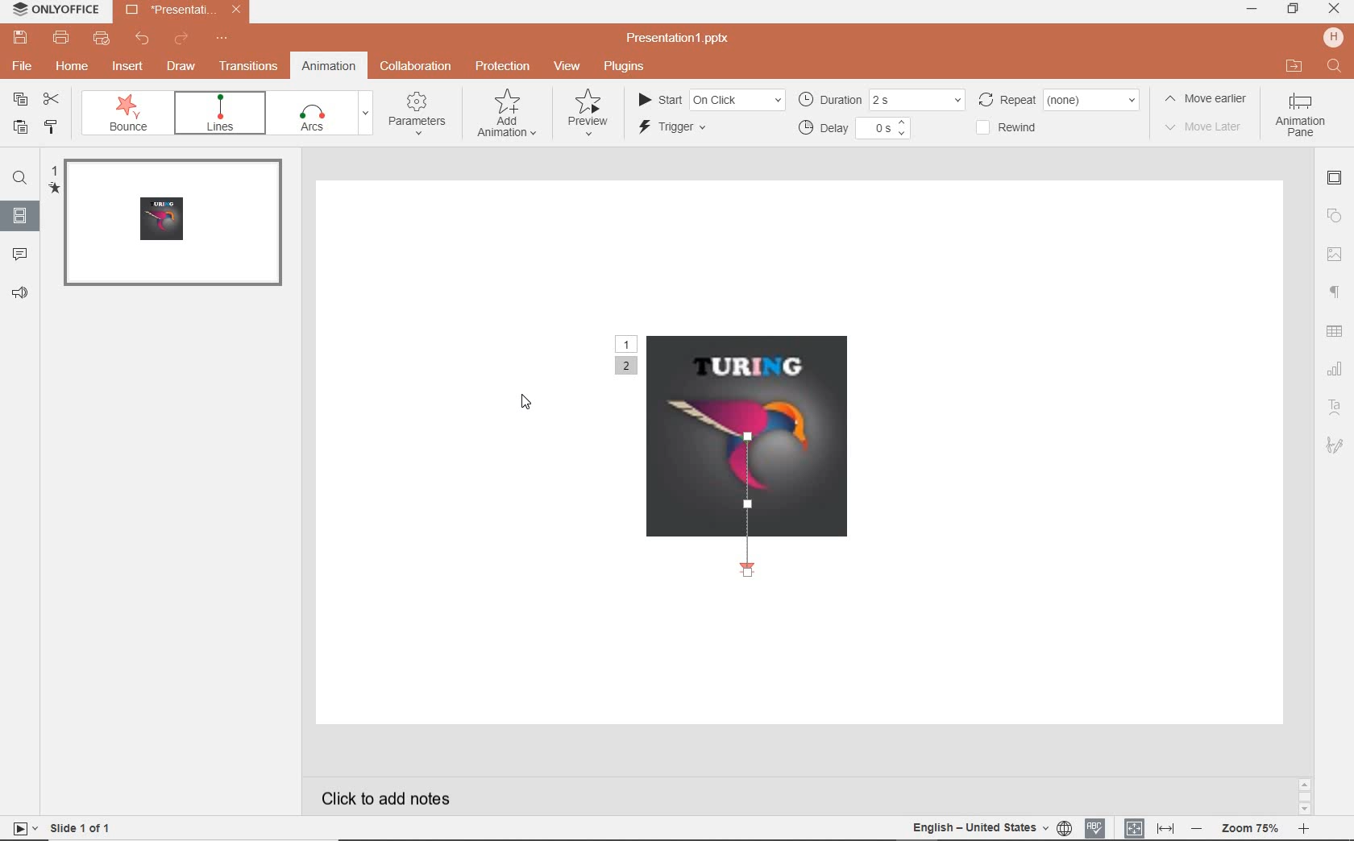  Describe the element at coordinates (1095, 828) in the screenshot. I see `spell checking` at that location.